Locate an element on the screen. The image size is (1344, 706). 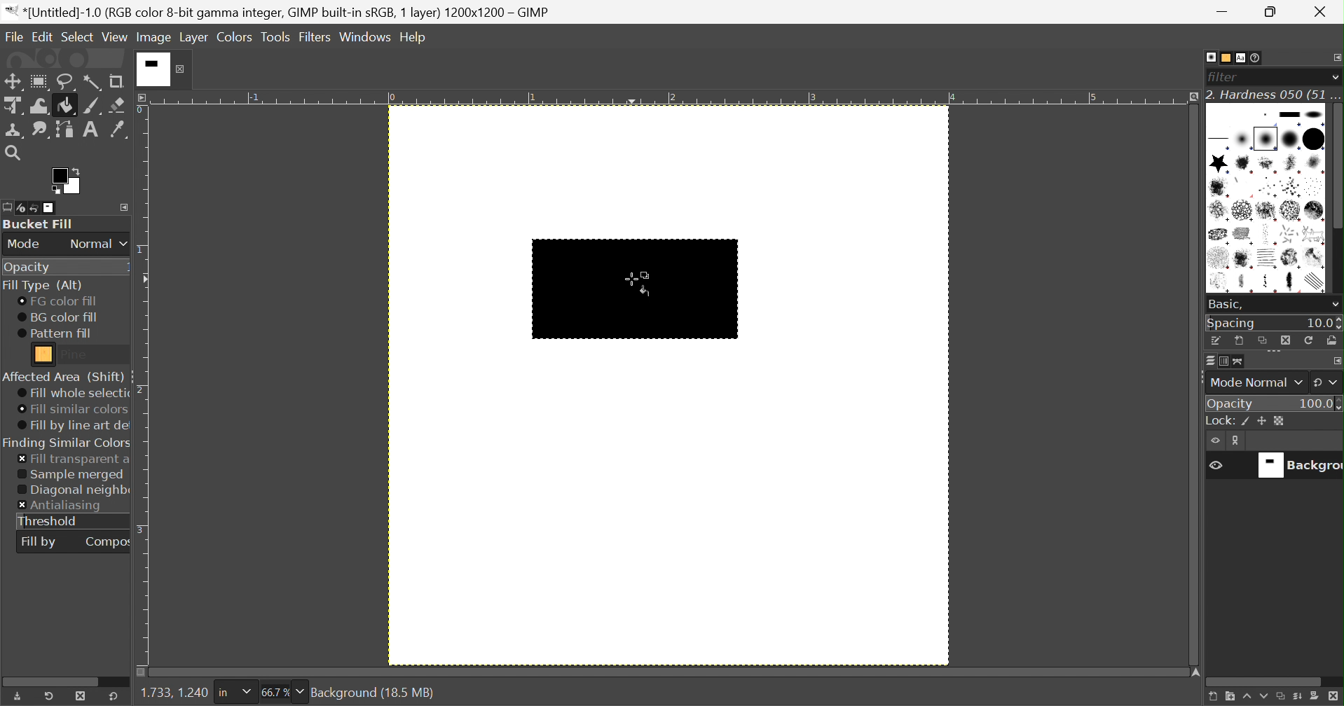
Eraser Tool is located at coordinates (118, 105).